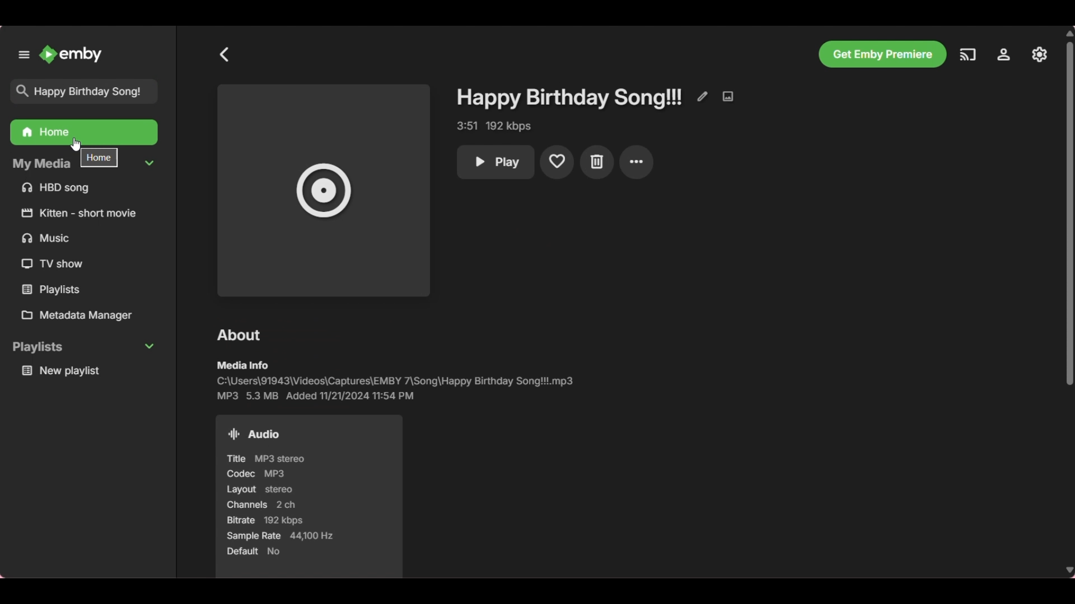  Describe the element at coordinates (87, 371) in the screenshot. I see `New Playlist` at that location.